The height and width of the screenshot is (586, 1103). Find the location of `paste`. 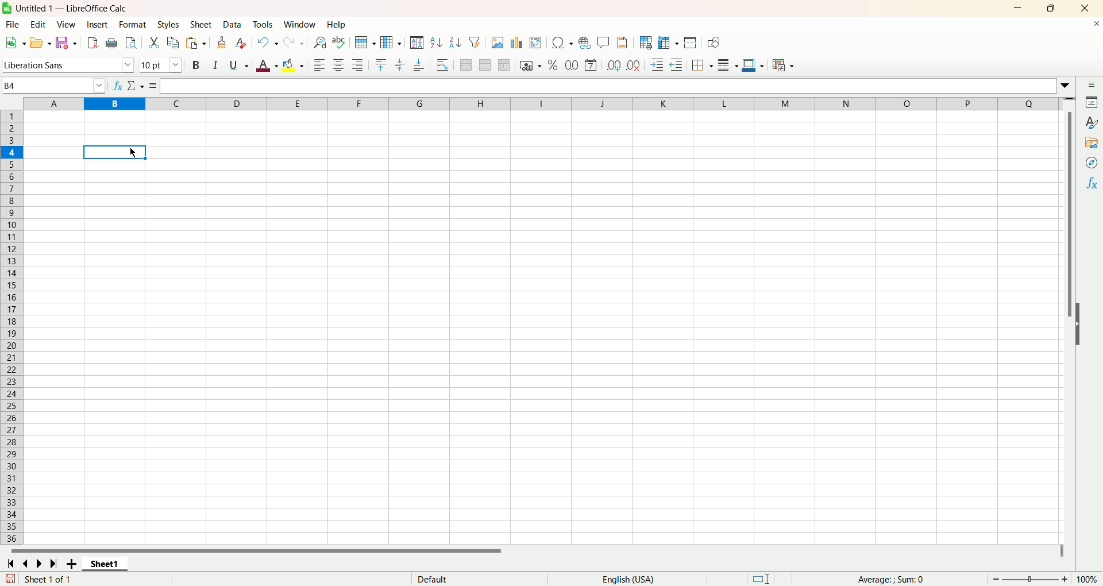

paste is located at coordinates (196, 44).